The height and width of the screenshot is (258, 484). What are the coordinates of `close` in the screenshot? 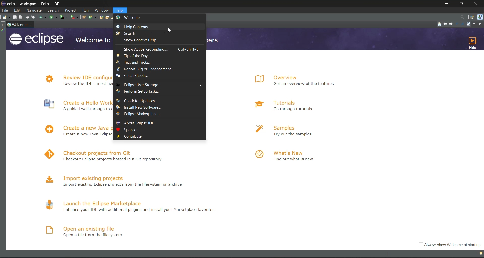 It's located at (477, 4).